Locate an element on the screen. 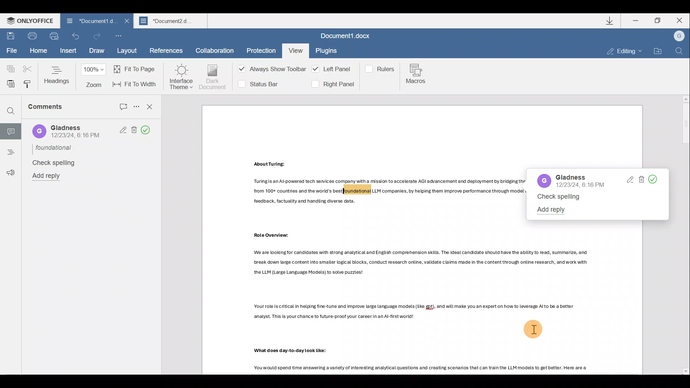 The width and height of the screenshot is (690, 388). Resolve comment is located at coordinates (148, 130).